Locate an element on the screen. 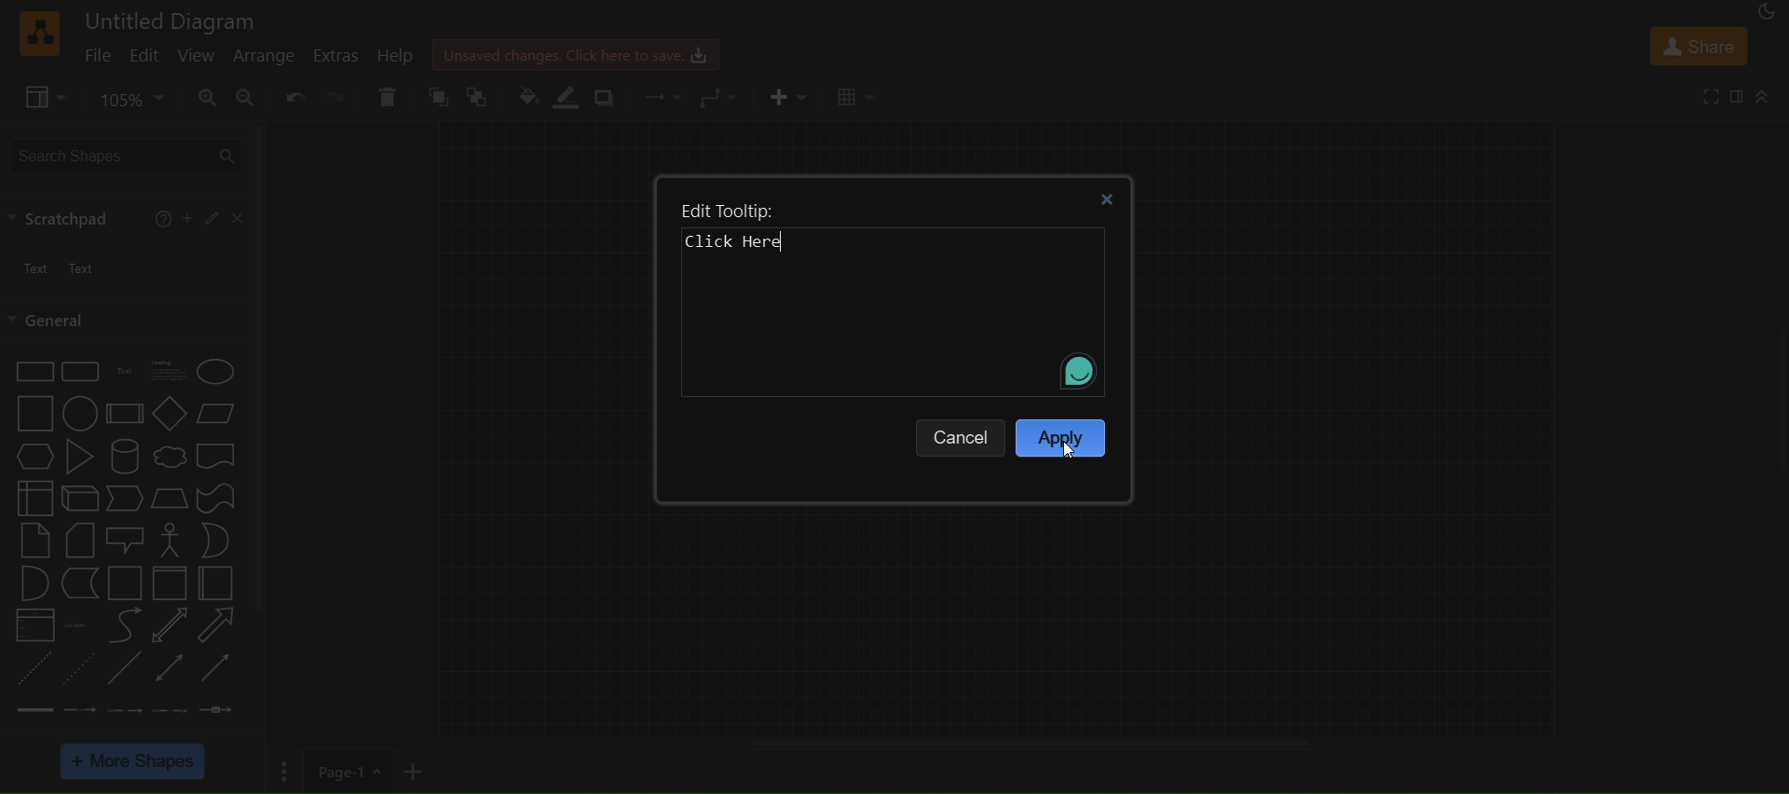 The image size is (1789, 794). insert is located at coordinates (785, 95).